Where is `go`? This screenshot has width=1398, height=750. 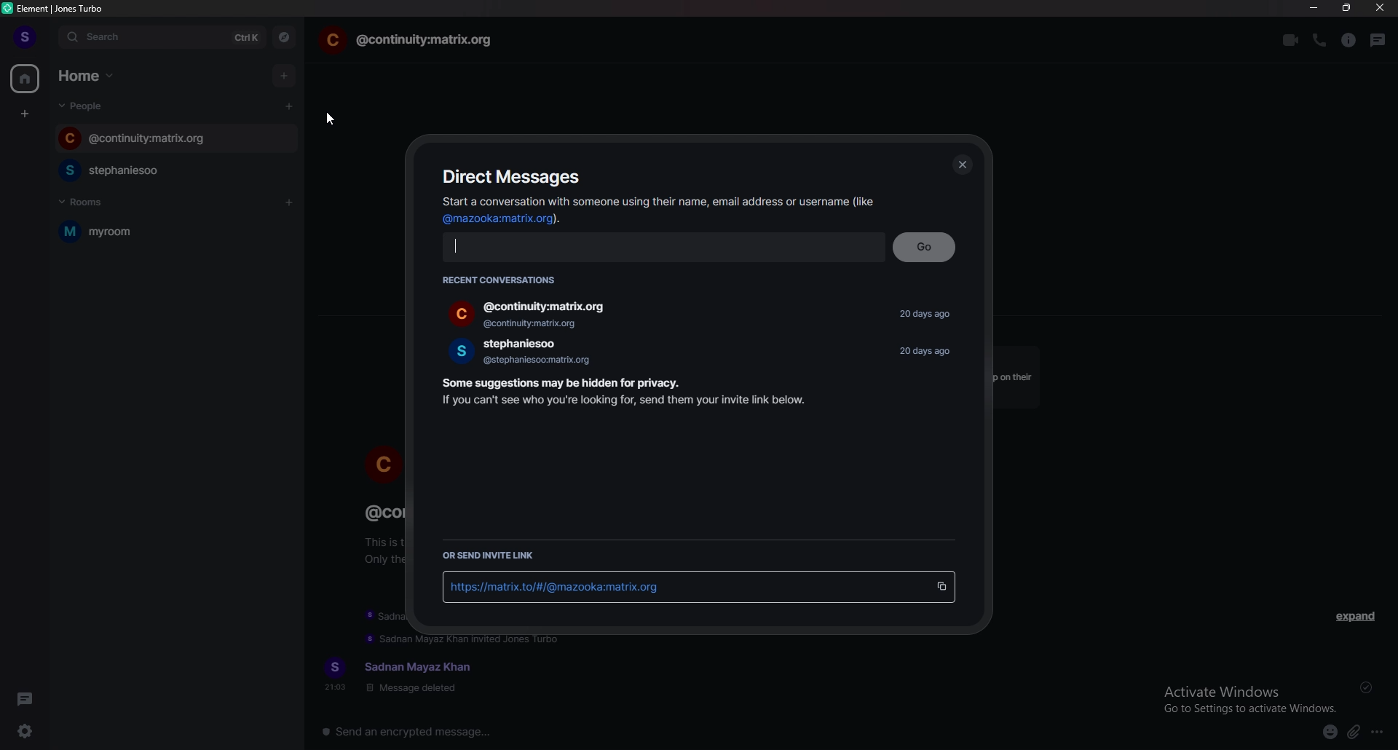 go is located at coordinates (925, 247).